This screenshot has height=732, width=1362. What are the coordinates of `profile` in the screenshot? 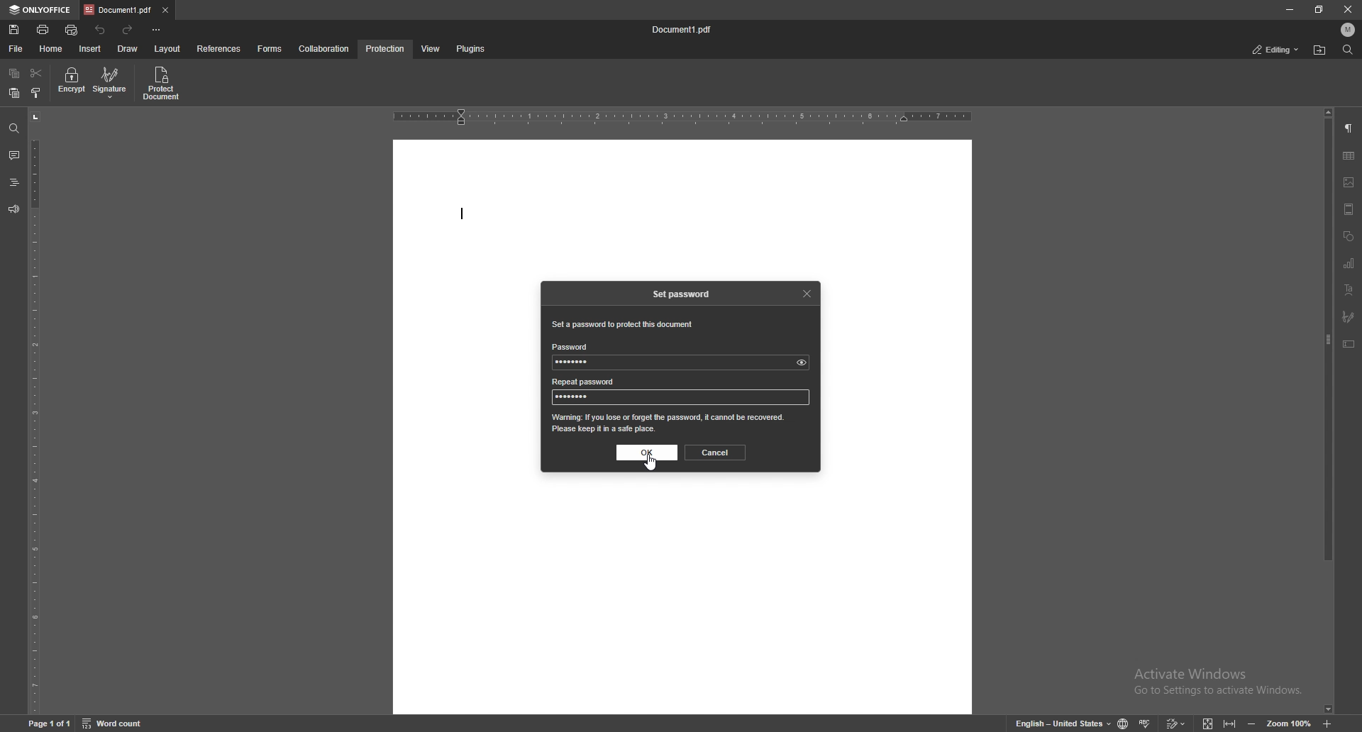 It's located at (1346, 30).